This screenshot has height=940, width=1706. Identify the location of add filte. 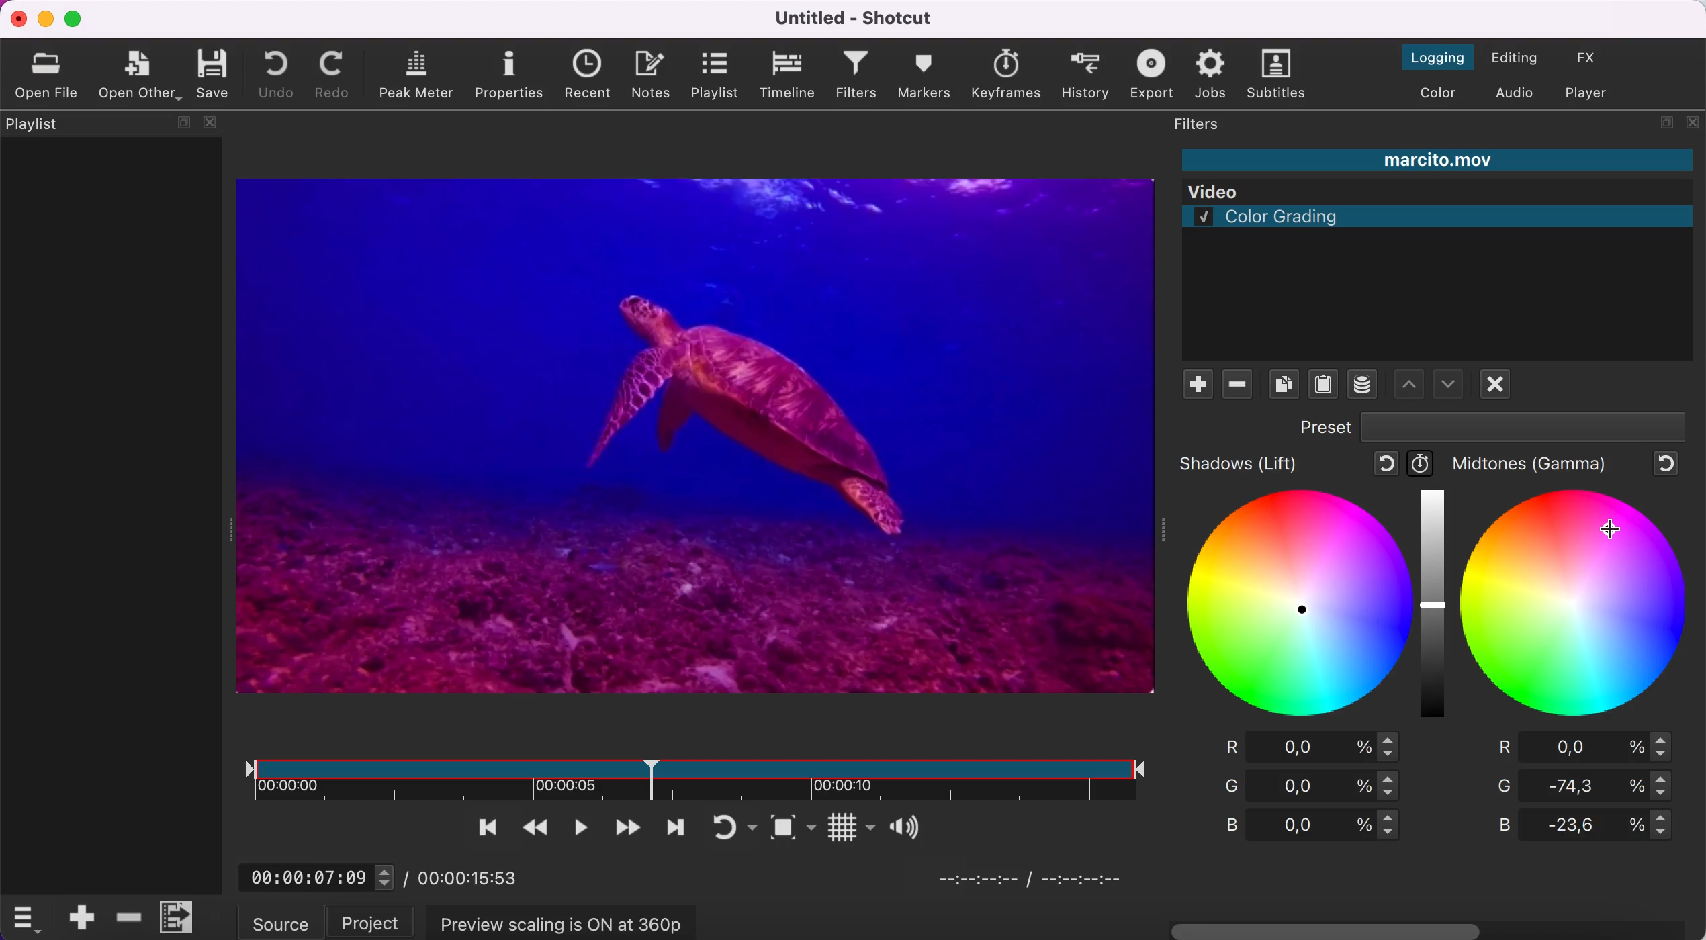
(1201, 386).